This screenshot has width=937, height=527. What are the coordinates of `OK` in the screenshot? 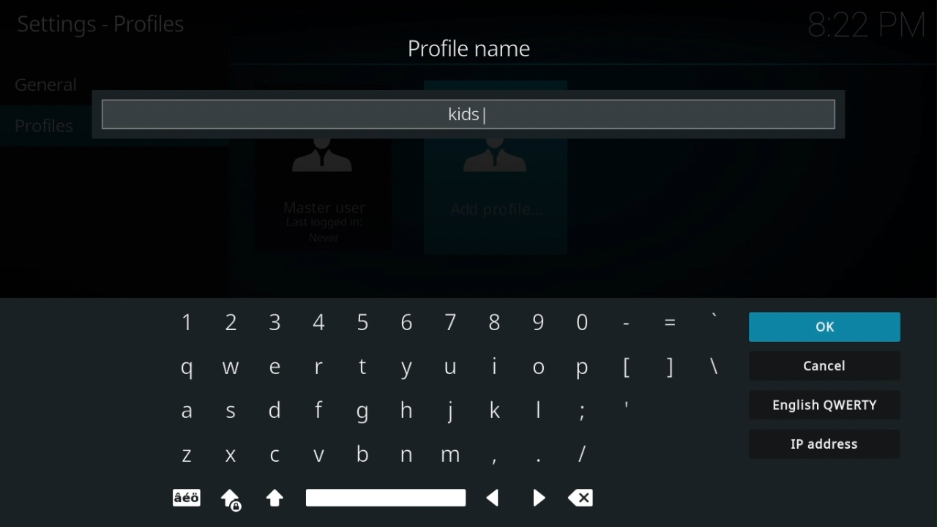 It's located at (826, 326).